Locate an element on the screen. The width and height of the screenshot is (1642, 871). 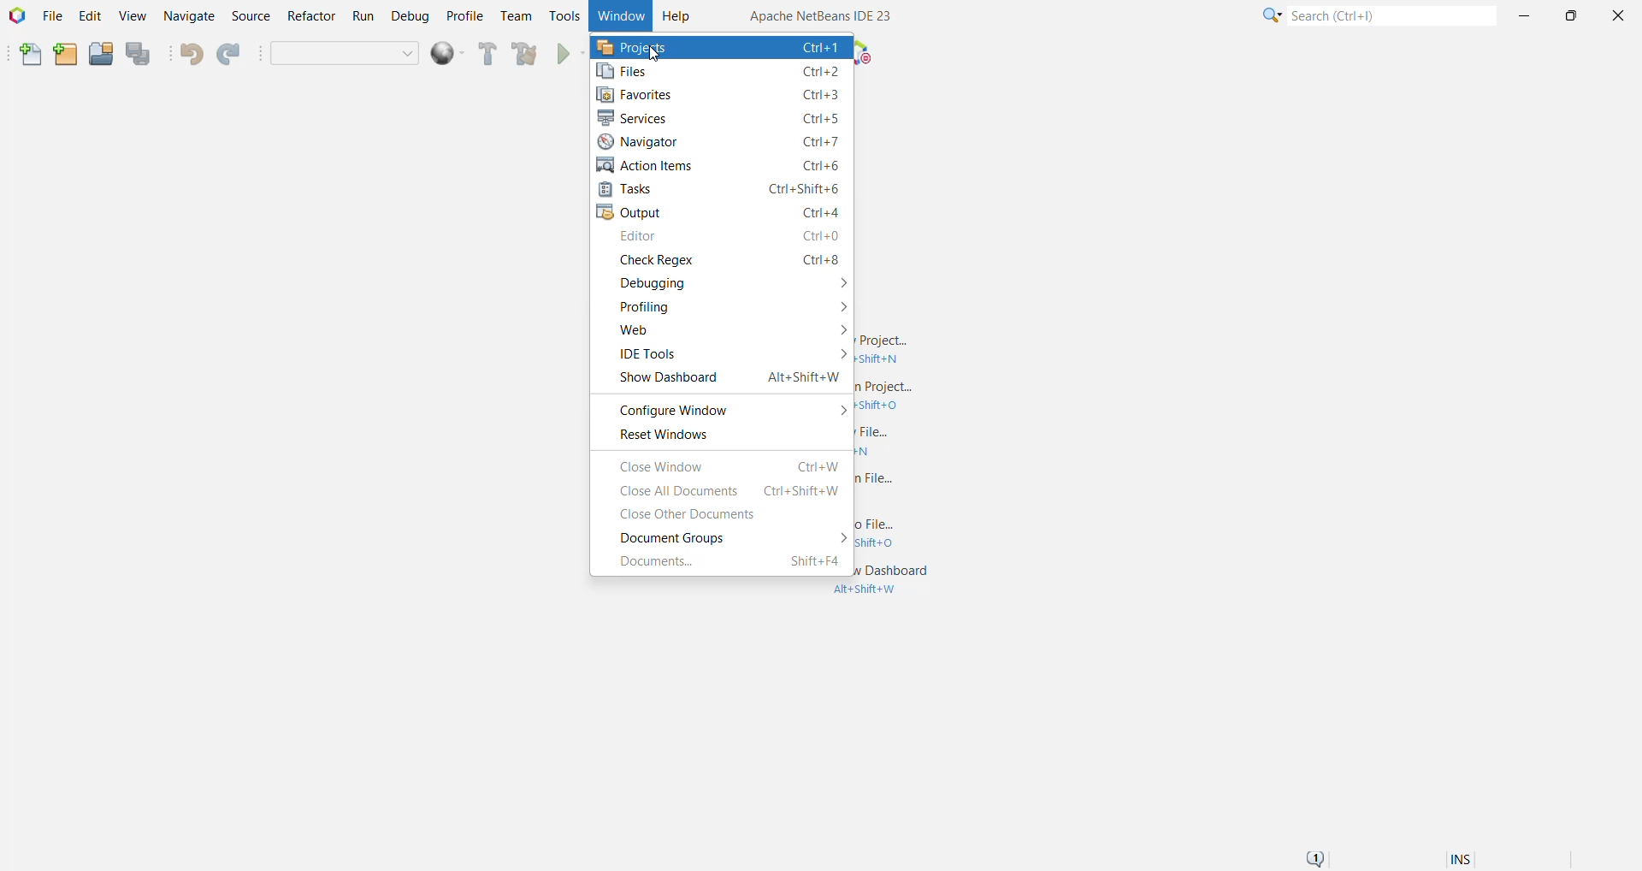
File is located at coordinates (53, 16).